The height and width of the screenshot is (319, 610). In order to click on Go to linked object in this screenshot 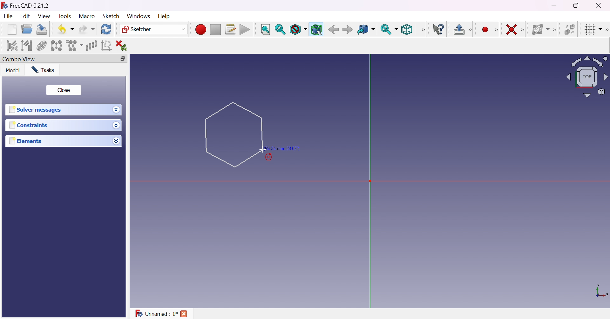, I will do `click(366, 30)`.